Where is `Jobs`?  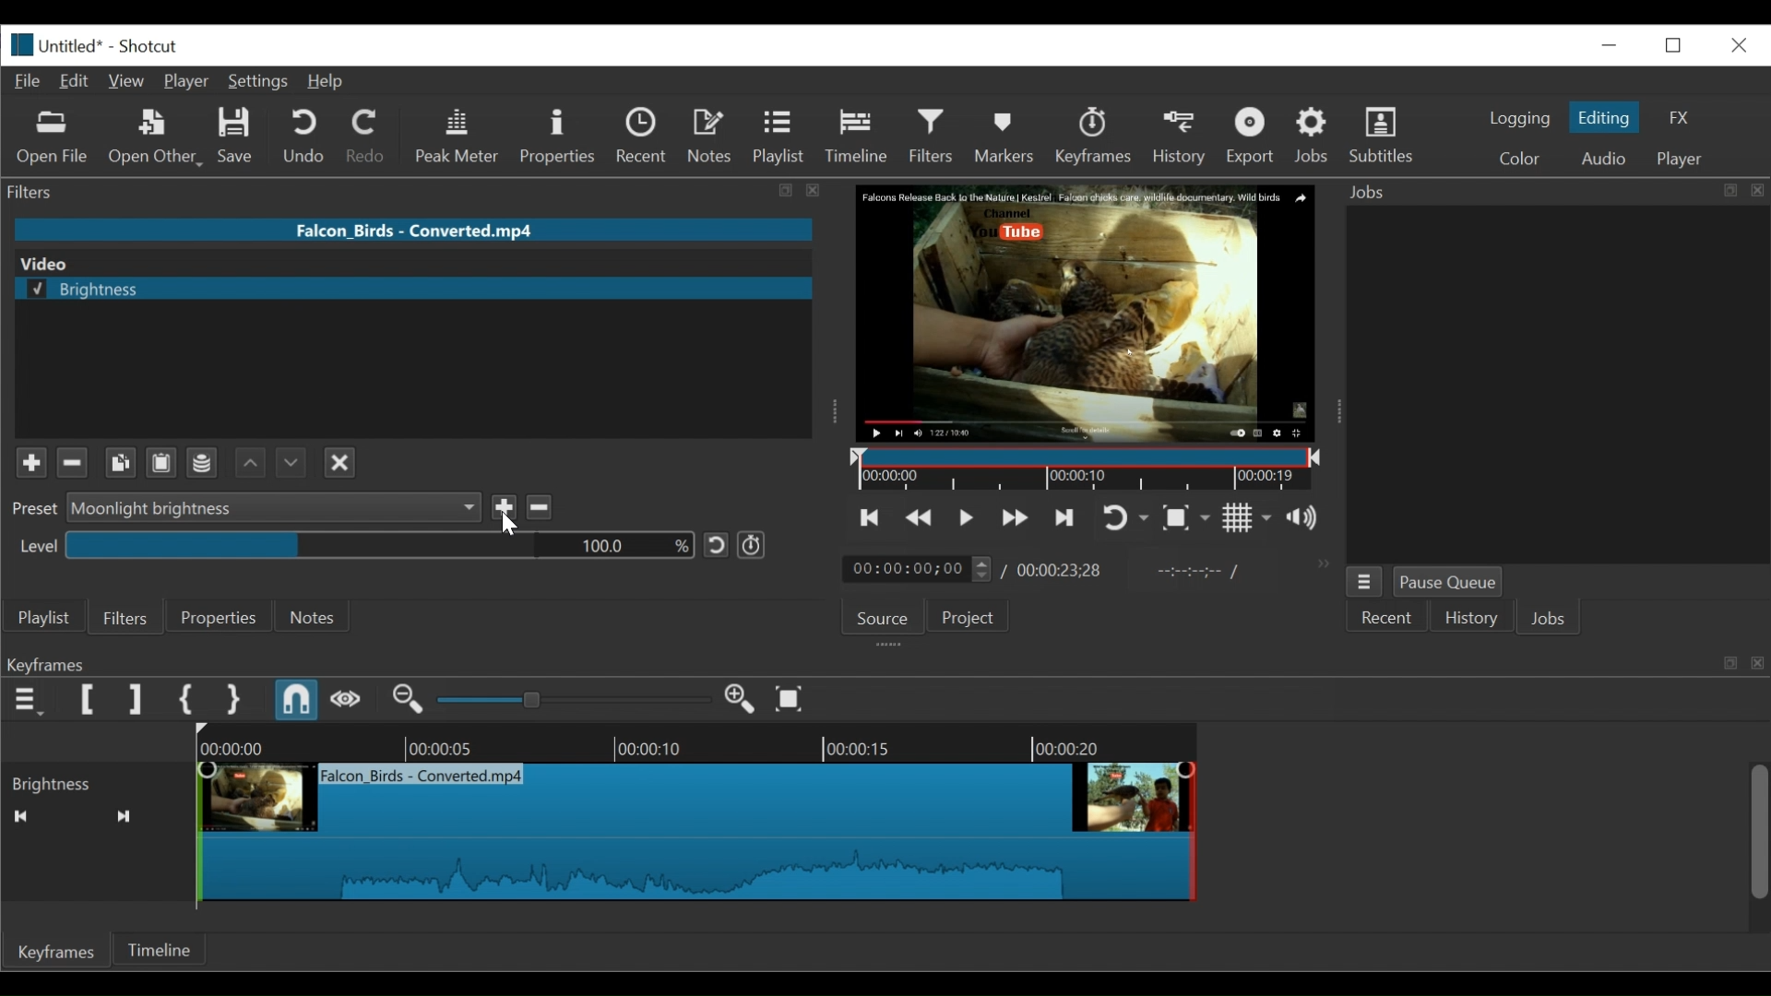
Jobs is located at coordinates (1551, 621).